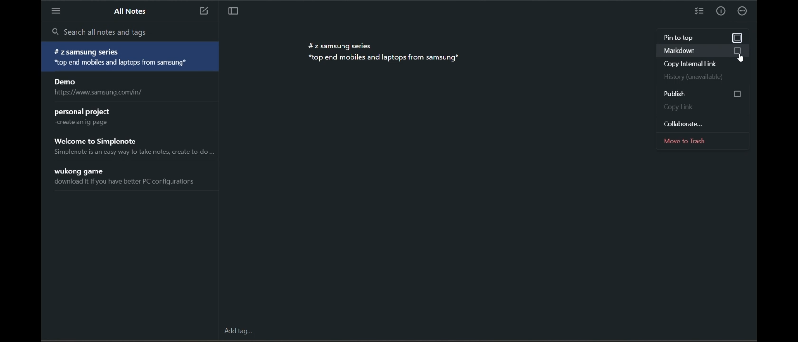  I want to click on actions, so click(743, 11).